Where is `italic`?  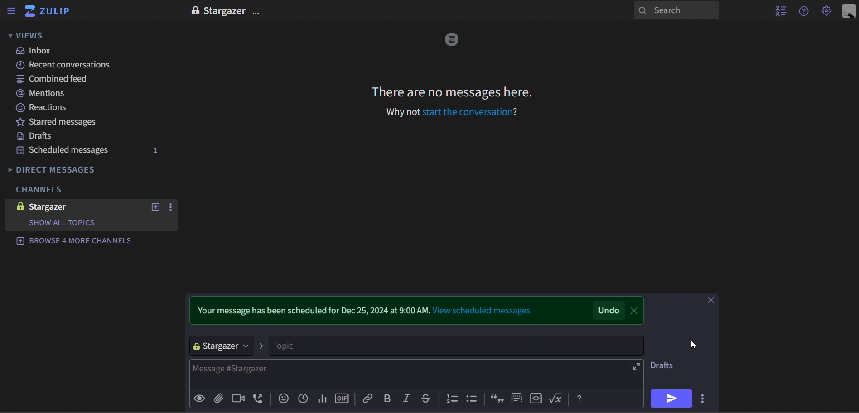 italic is located at coordinates (407, 398).